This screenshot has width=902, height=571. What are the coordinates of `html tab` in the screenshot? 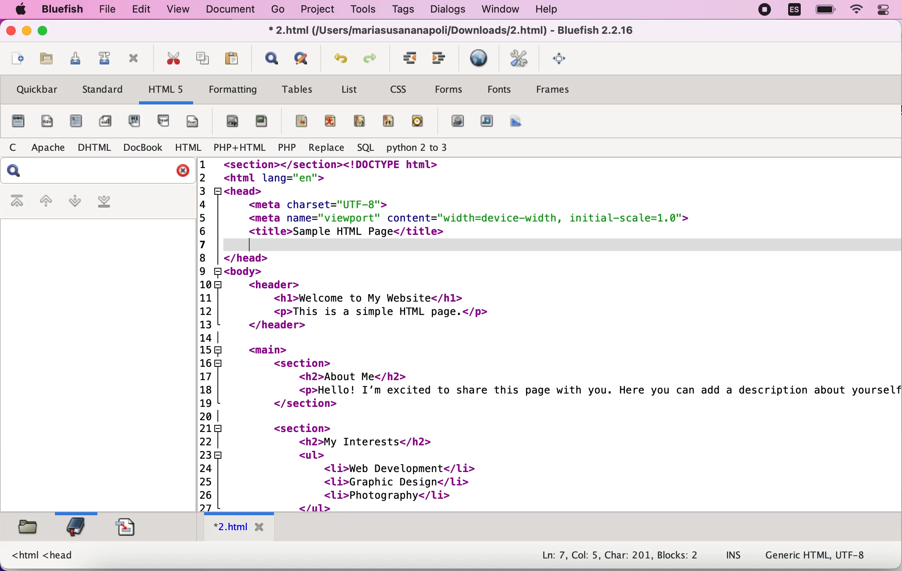 It's located at (239, 528).